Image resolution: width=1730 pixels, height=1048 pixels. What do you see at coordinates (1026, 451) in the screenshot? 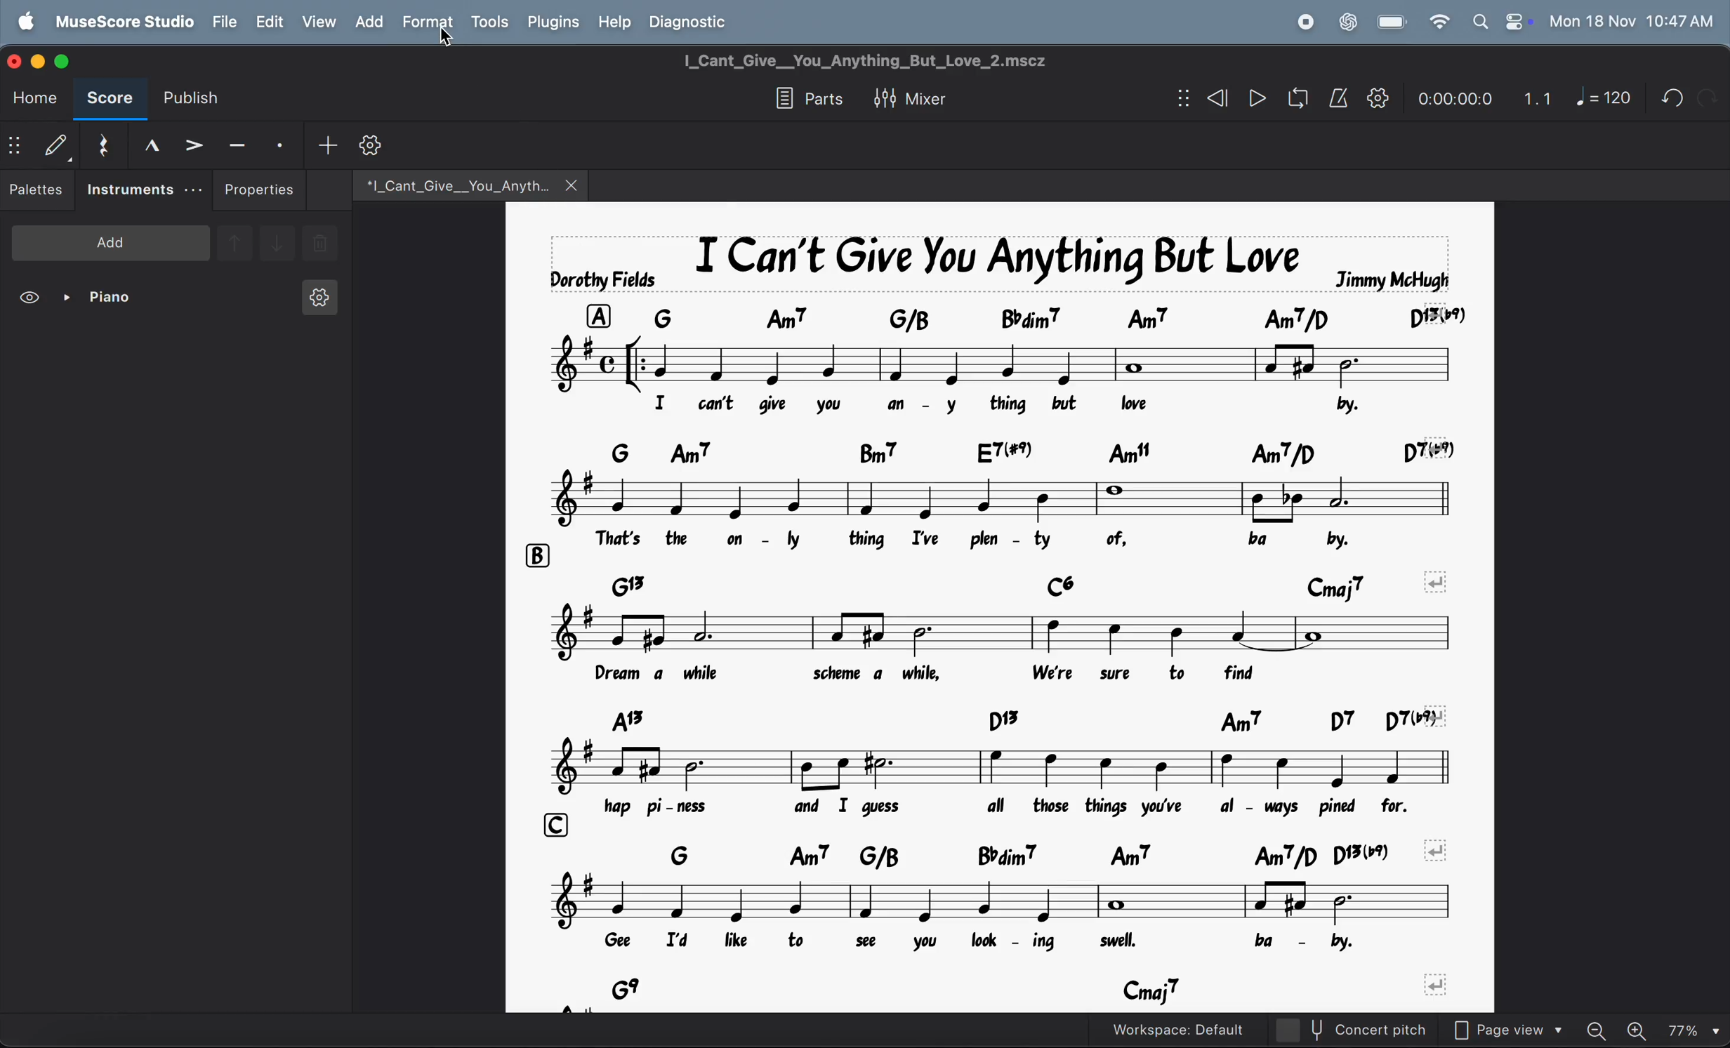
I see `chord symbols` at bounding box center [1026, 451].